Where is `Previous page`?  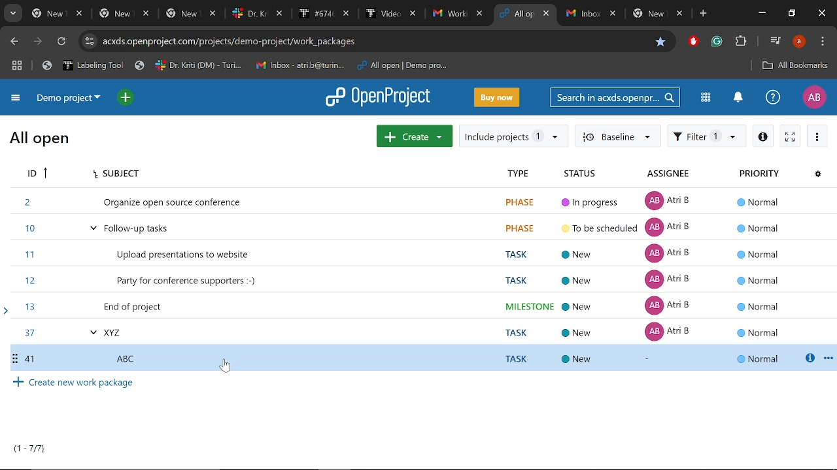 Previous page is located at coordinates (15, 42).